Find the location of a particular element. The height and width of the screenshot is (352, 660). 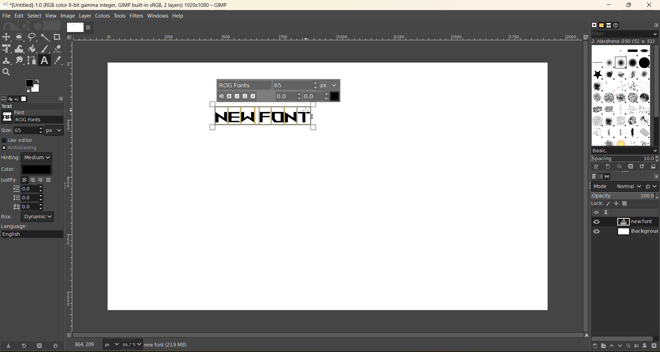

horizontal scroll bar is located at coordinates (625, 338).